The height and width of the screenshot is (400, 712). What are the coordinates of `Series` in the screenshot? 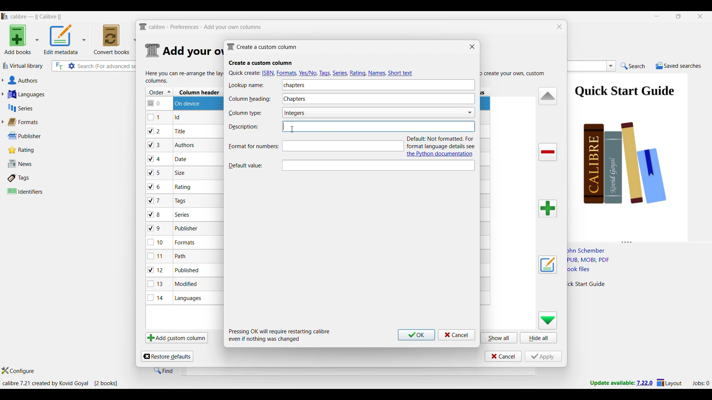 It's located at (56, 108).